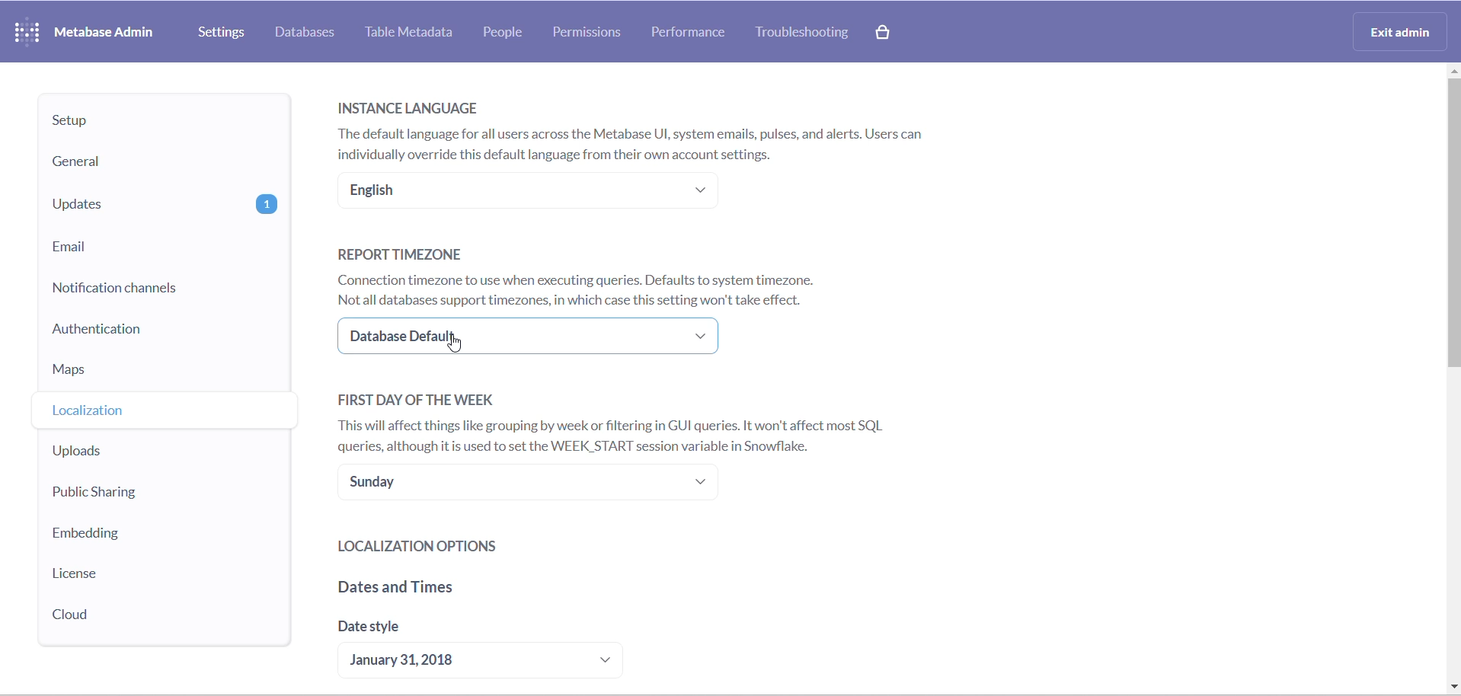  I want to click on SETTINGS, so click(223, 32).